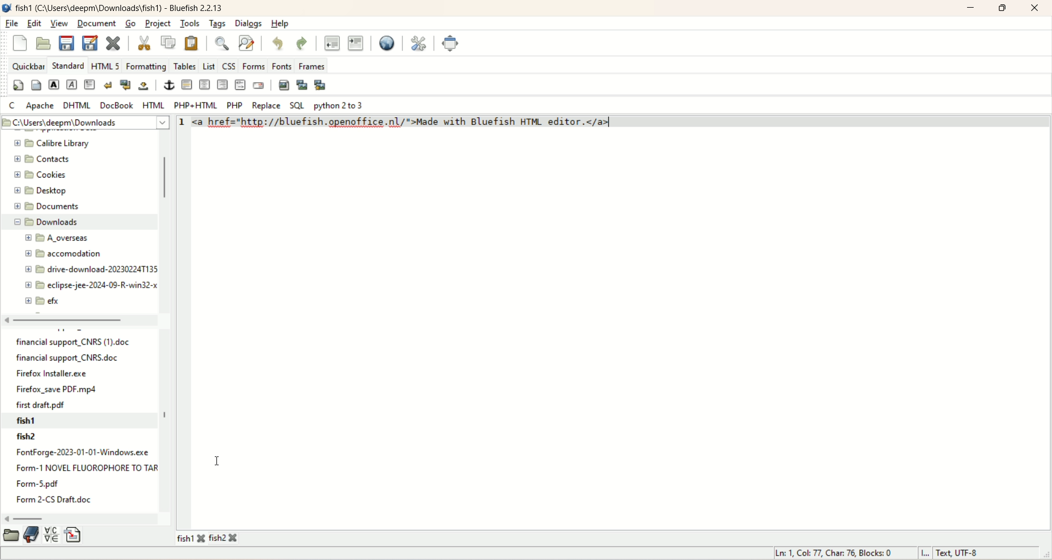  I want to click on insertion cursor, so click(218, 460).